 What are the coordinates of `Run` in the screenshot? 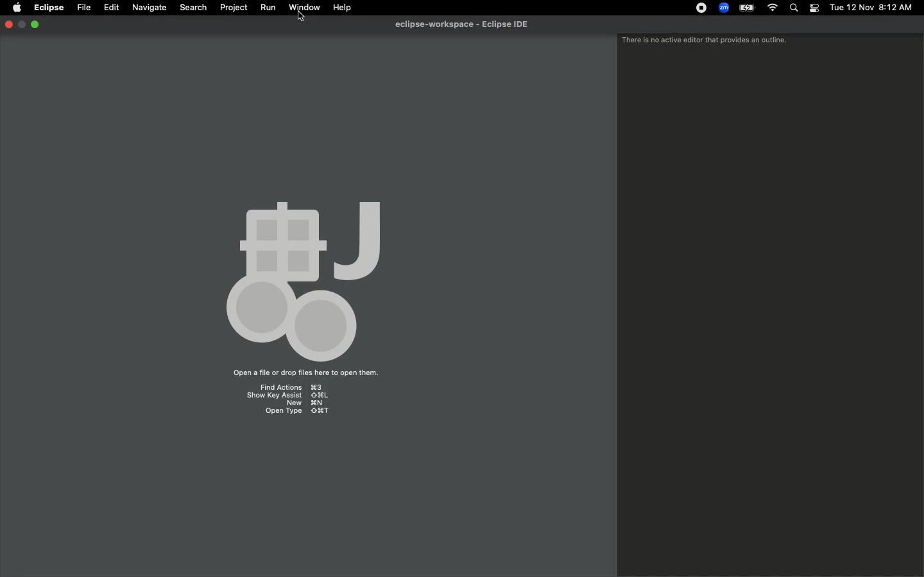 It's located at (266, 7).